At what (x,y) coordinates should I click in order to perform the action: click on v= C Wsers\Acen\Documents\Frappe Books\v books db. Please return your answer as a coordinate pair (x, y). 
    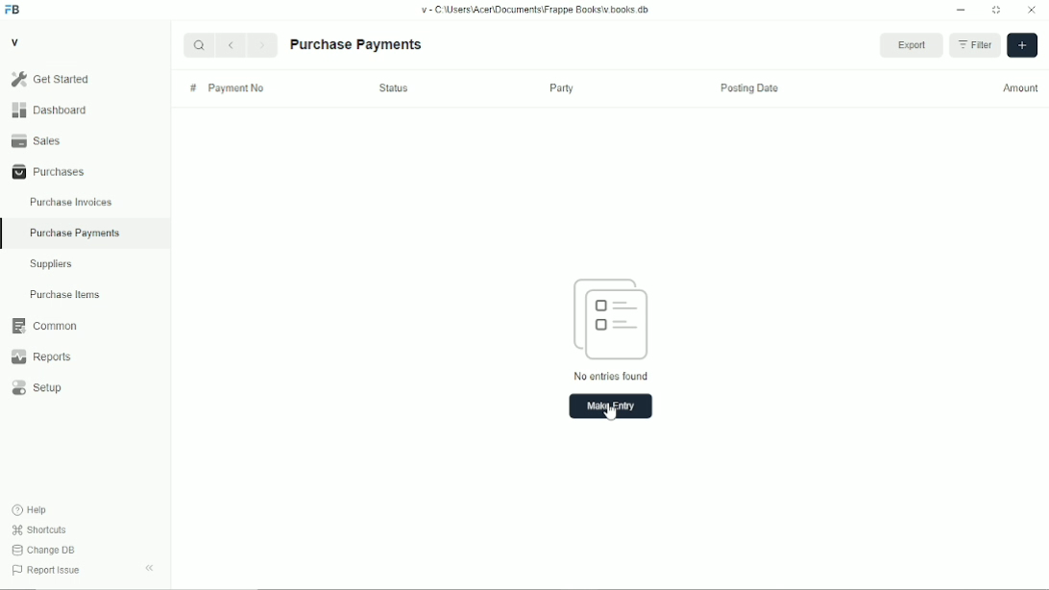
    Looking at the image, I should click on (536, 10).